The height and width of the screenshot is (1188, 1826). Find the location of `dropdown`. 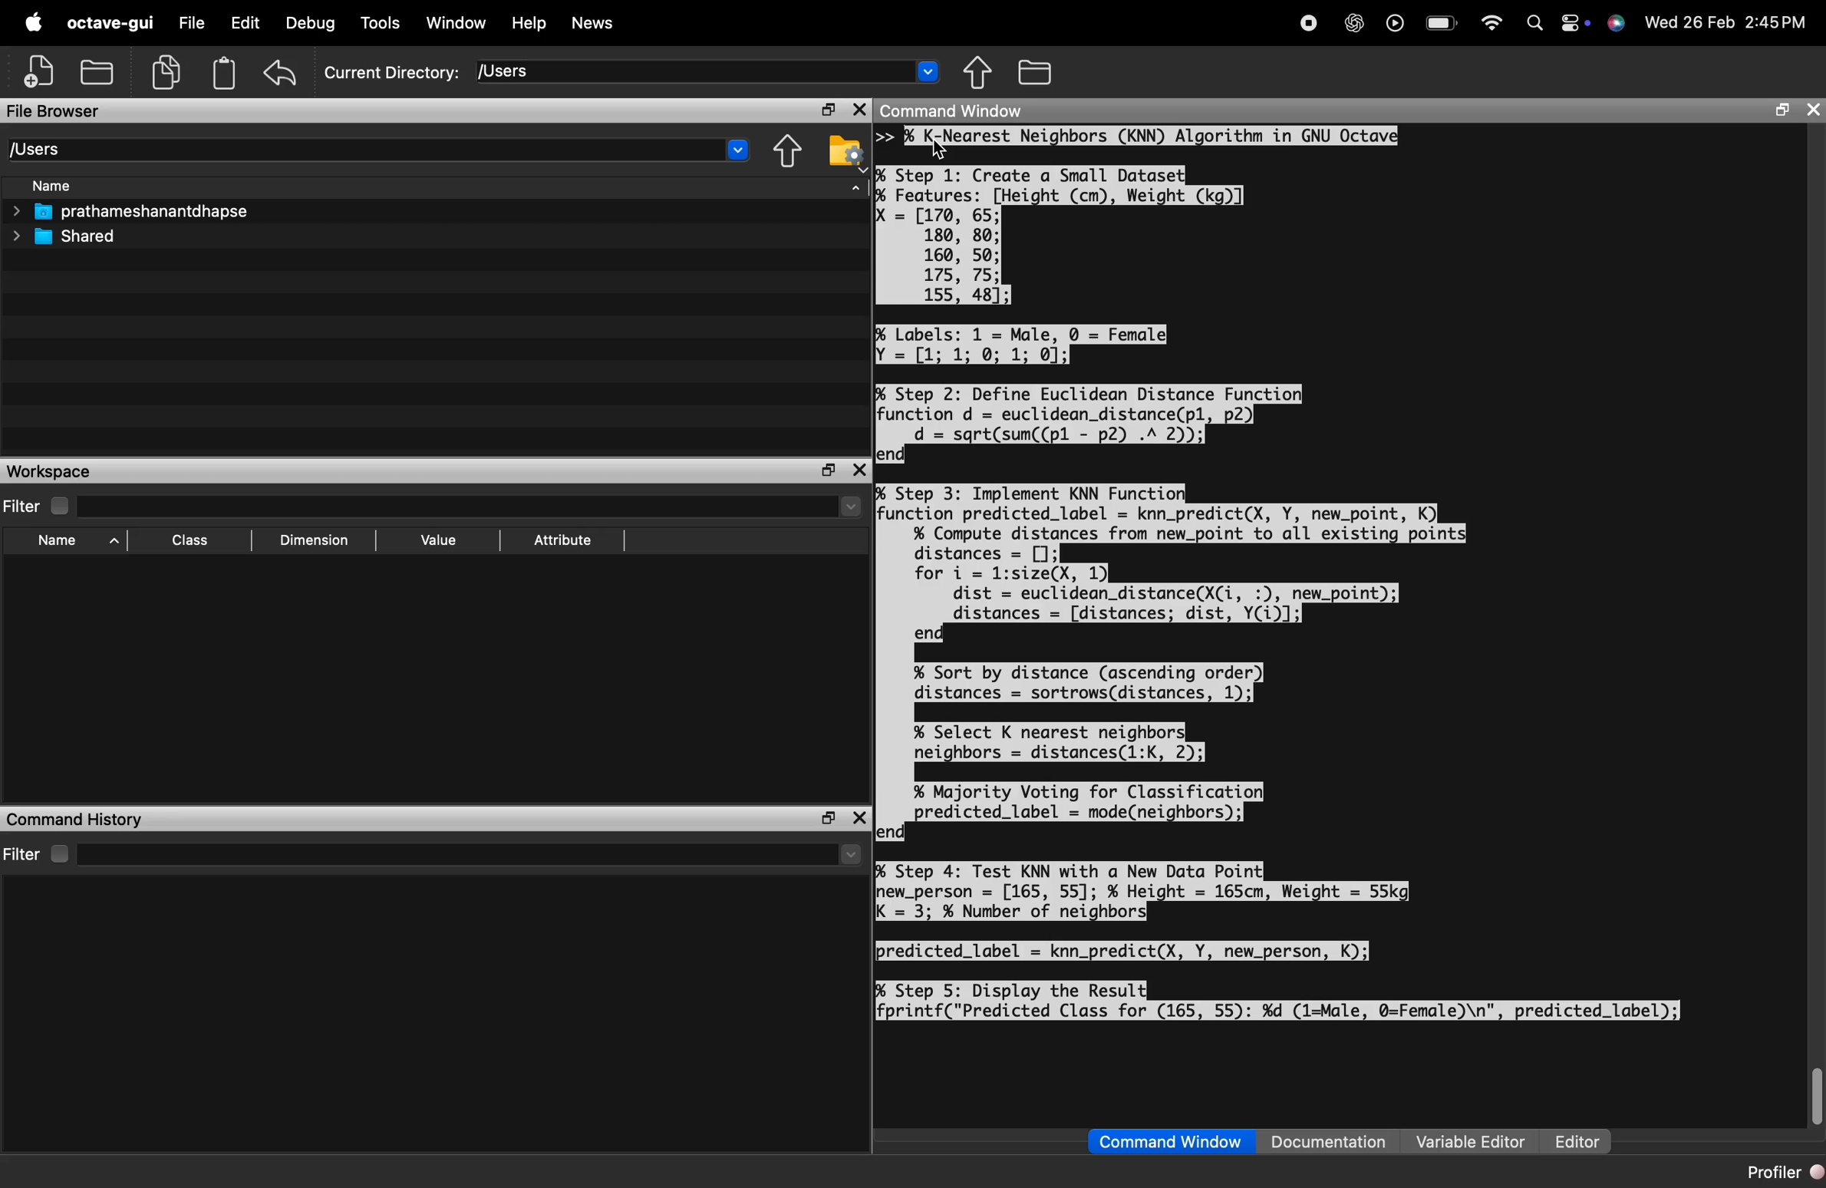

dropdown is located at coordinates (734, 151).